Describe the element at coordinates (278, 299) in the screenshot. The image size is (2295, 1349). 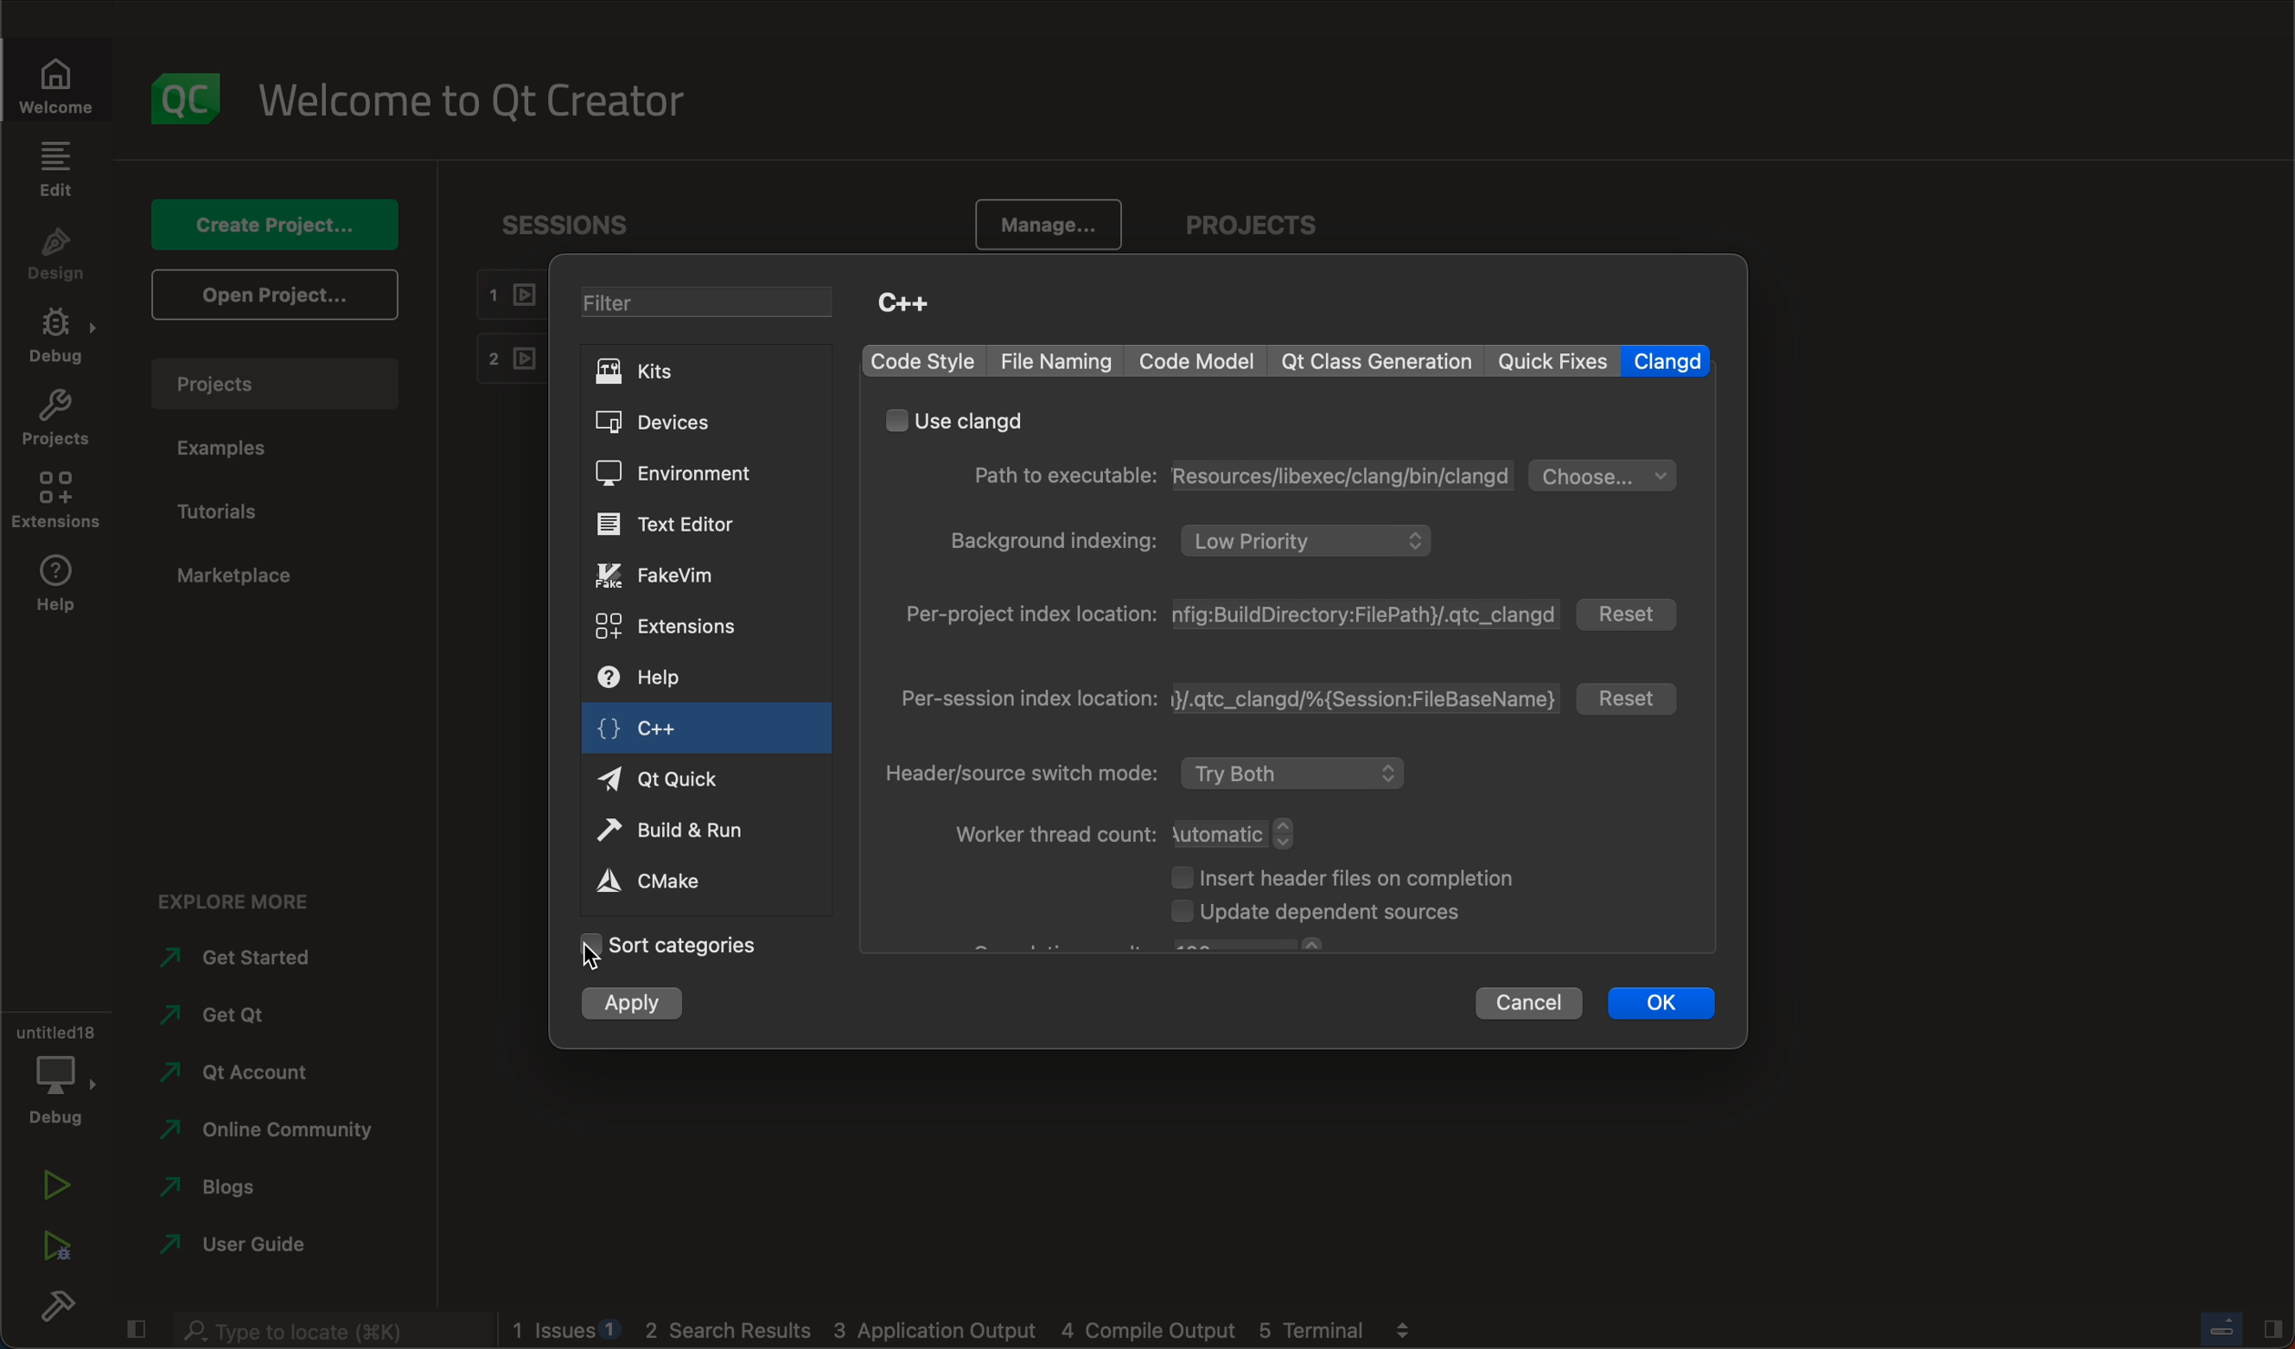
I see `open` at that location.